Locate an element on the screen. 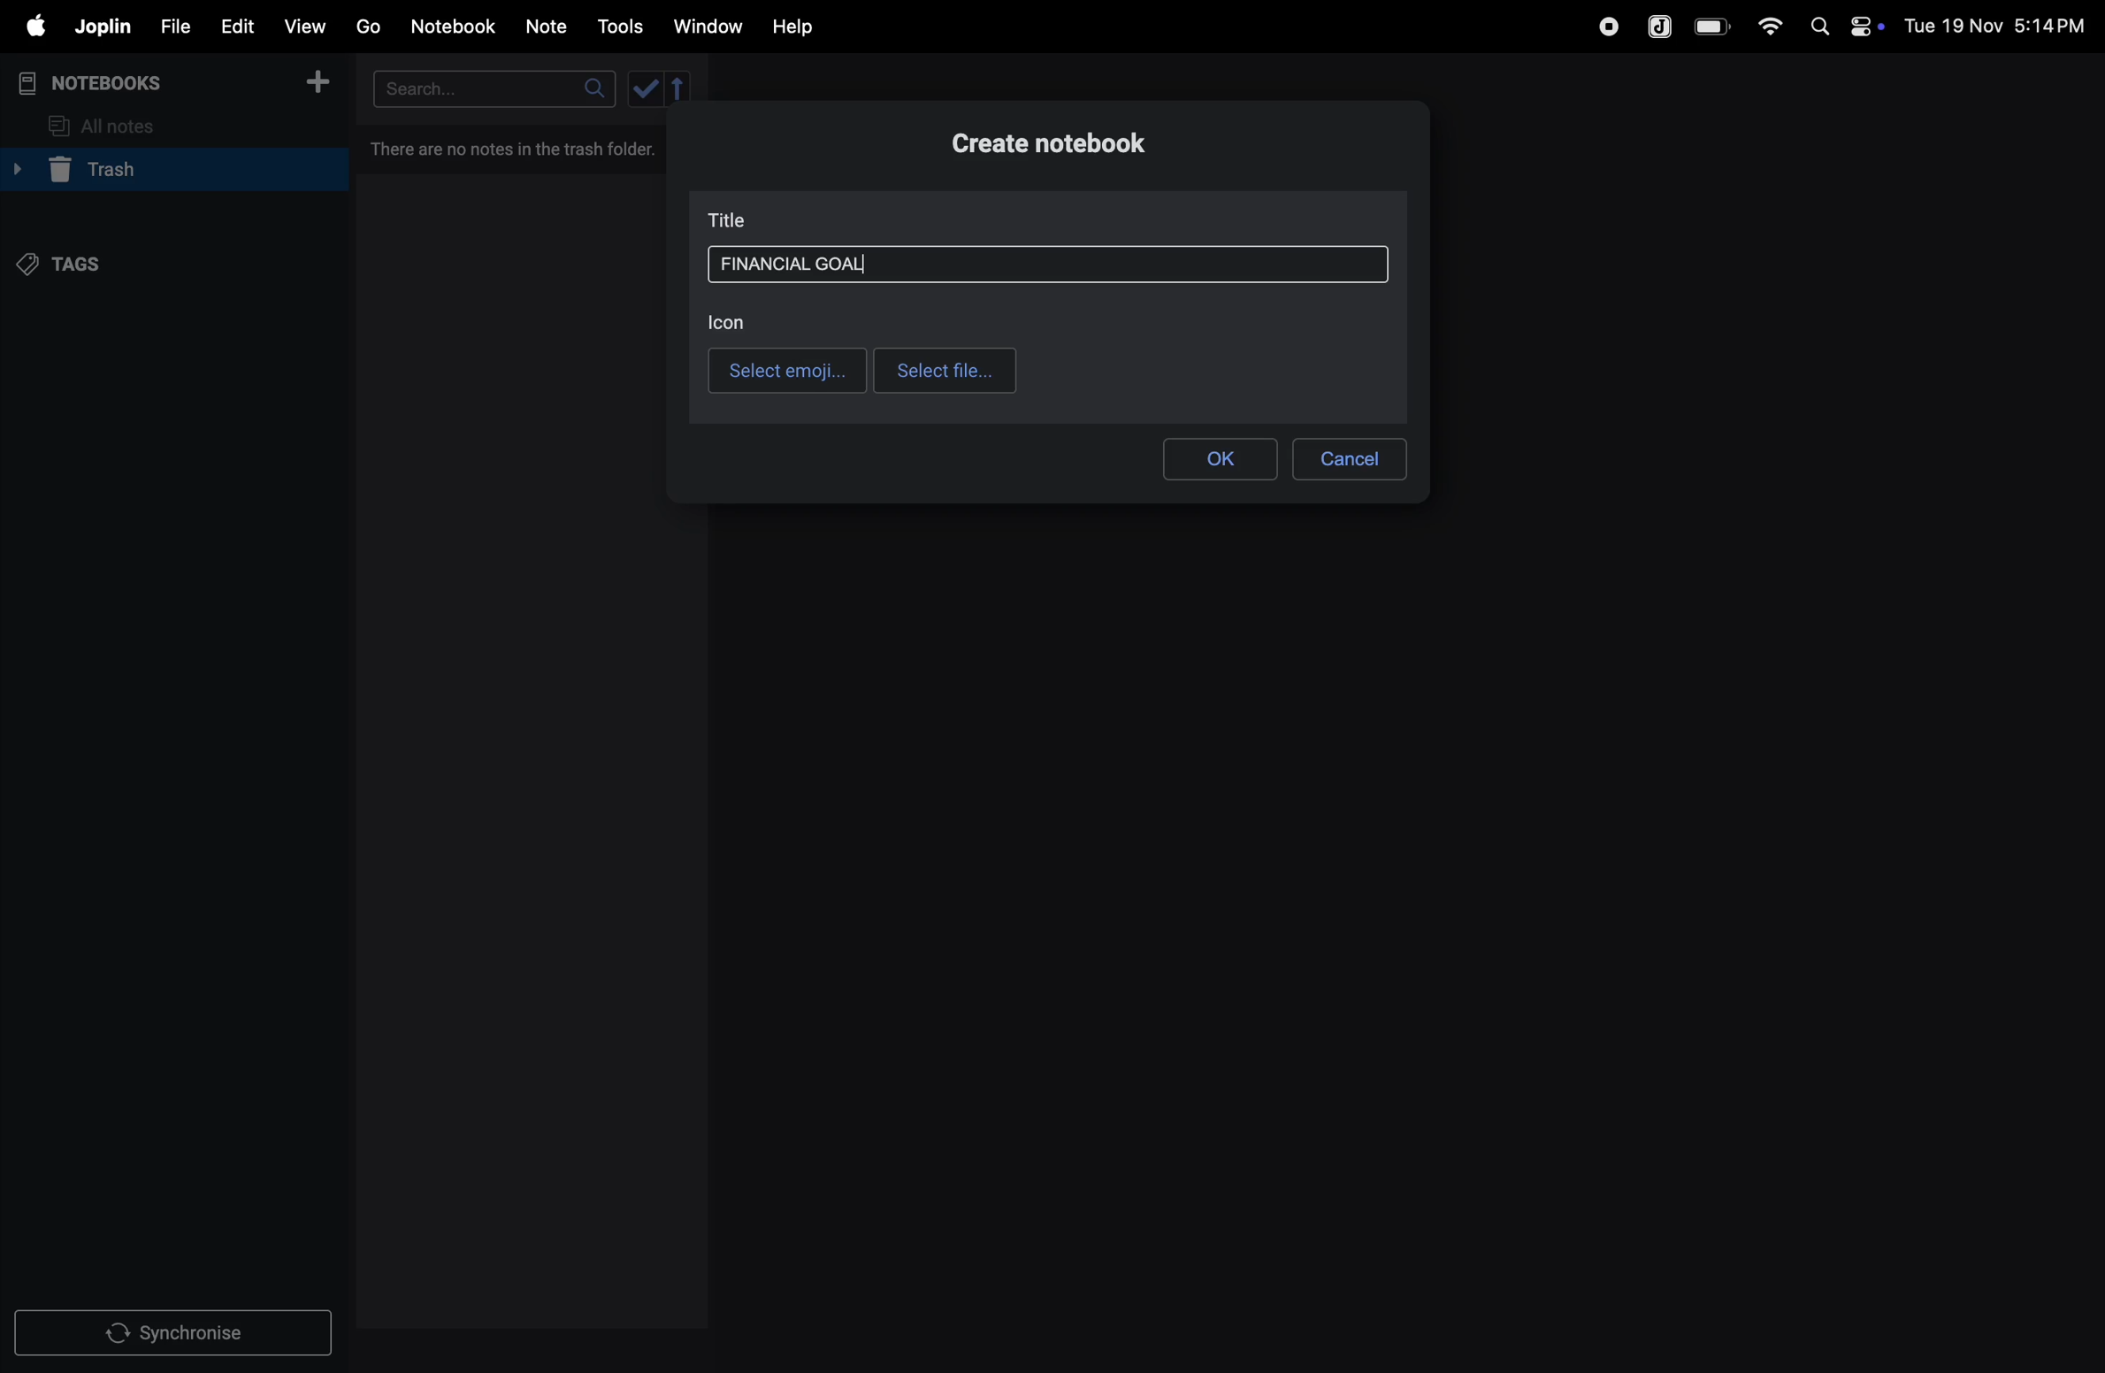  apple menu is located at coordinates (27, 26).